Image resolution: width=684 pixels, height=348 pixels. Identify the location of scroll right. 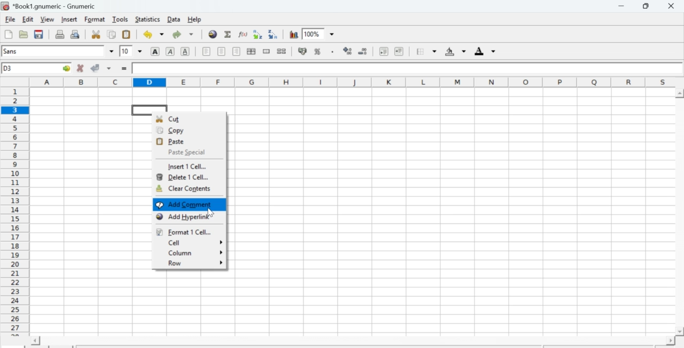
(670, 341).